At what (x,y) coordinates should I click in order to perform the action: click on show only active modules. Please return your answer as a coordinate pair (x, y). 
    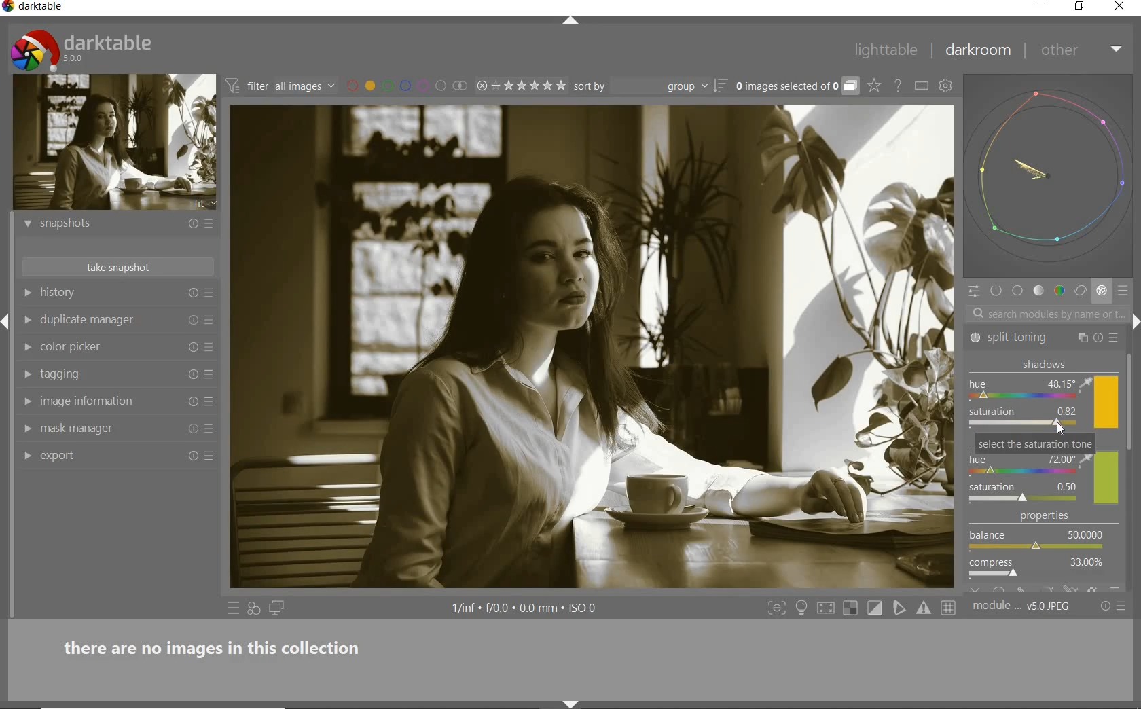
    Looking at the image, I should click on (997, 291).